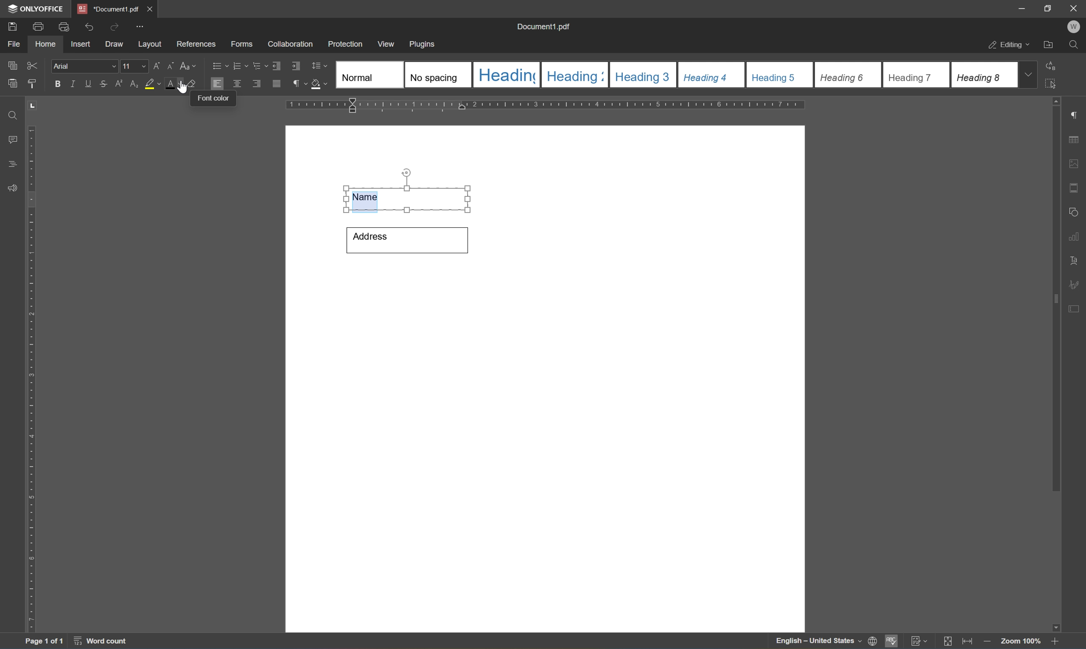  I want to click on headings, so click(14, 162).